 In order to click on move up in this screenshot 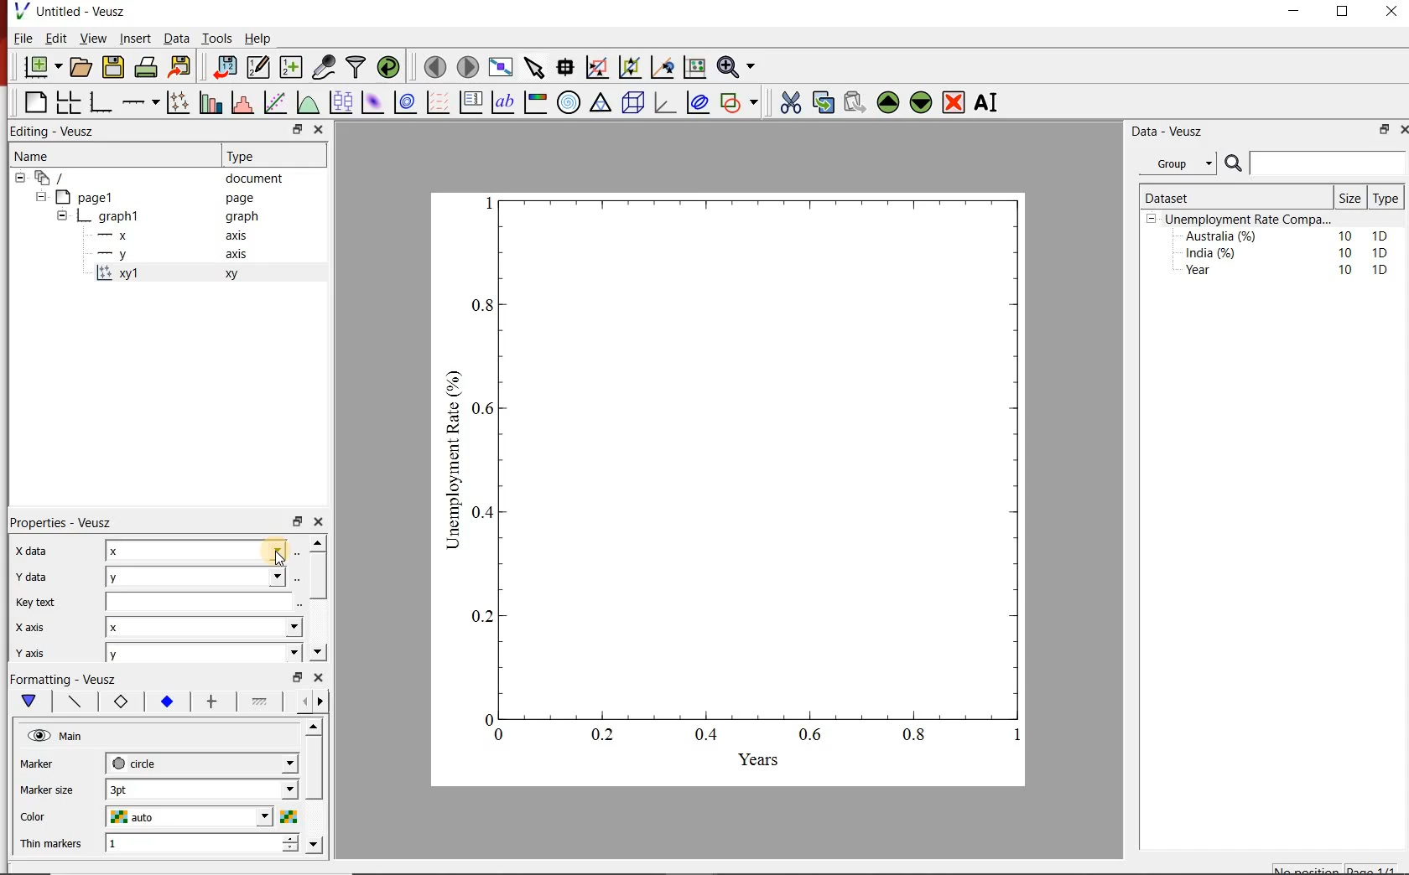, I will do `click(318, 542)`.